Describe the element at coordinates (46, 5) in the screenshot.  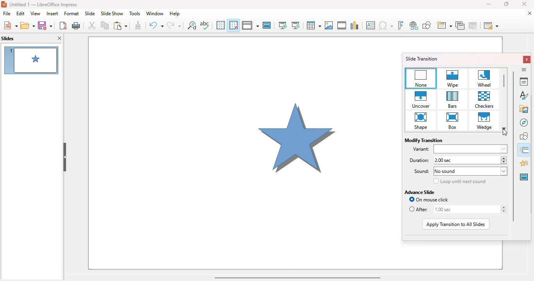
I see `Untitled 1 — LibreOffice Impress` at that location.